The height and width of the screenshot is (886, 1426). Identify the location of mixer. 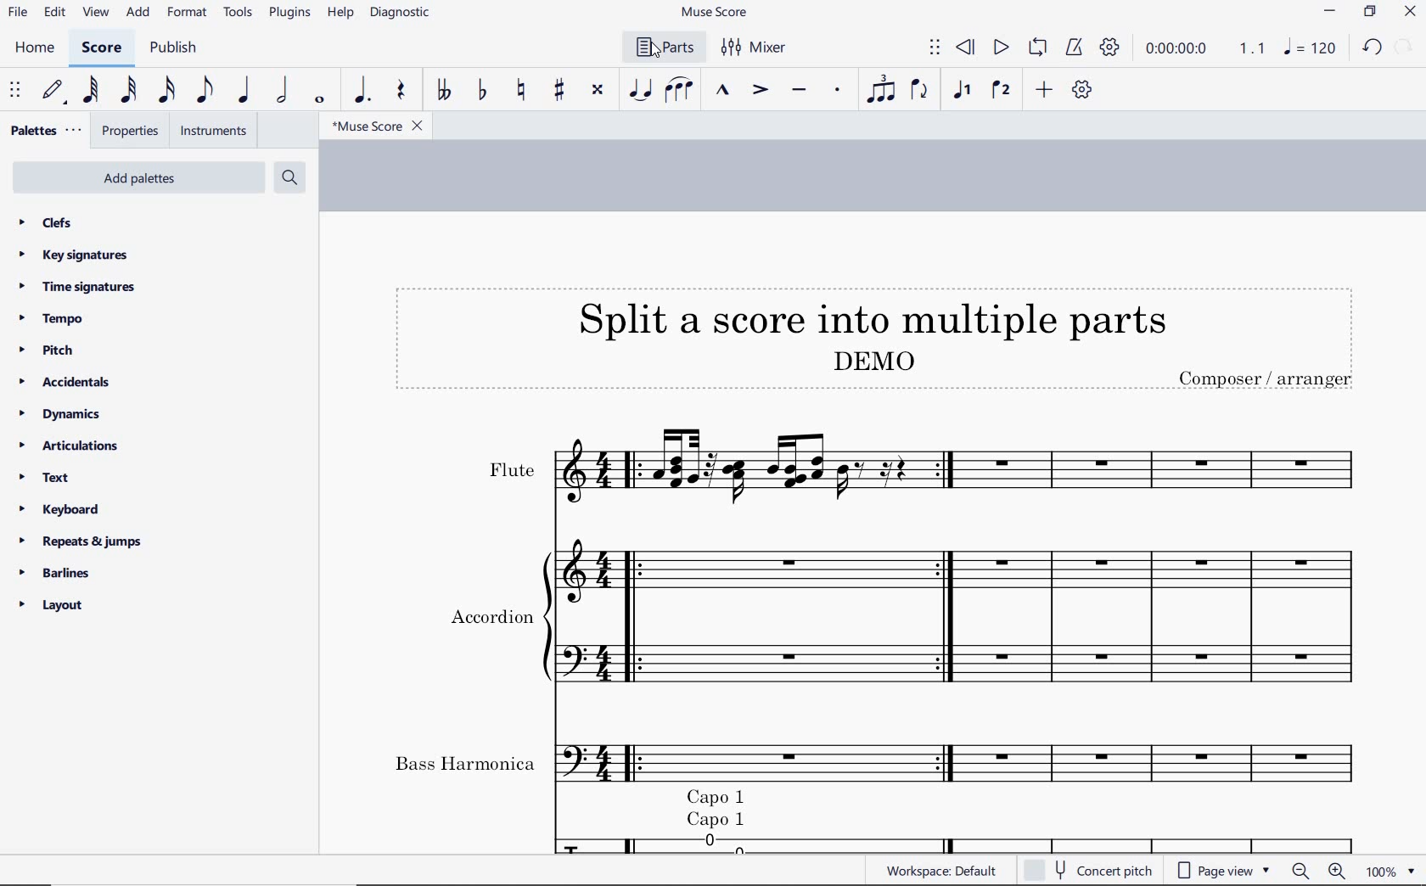
(757, 48).